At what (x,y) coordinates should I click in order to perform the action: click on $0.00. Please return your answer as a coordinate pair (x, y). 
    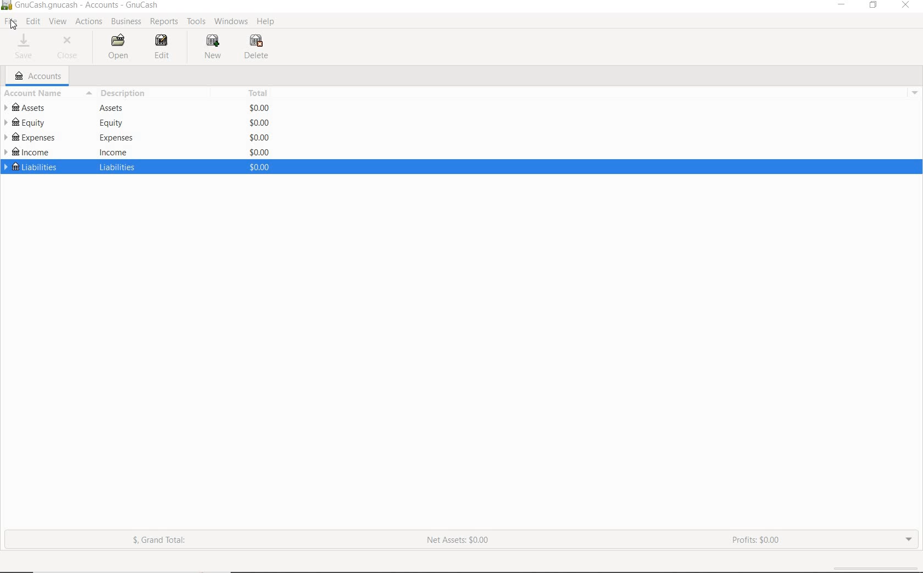
    Looking at the image, I should click on (259, 167).